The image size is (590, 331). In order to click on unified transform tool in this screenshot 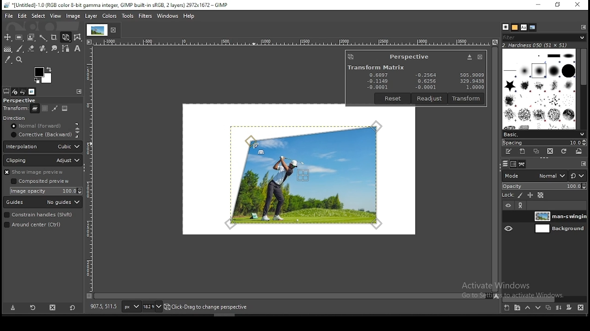, I will do `click(66, 37)`.